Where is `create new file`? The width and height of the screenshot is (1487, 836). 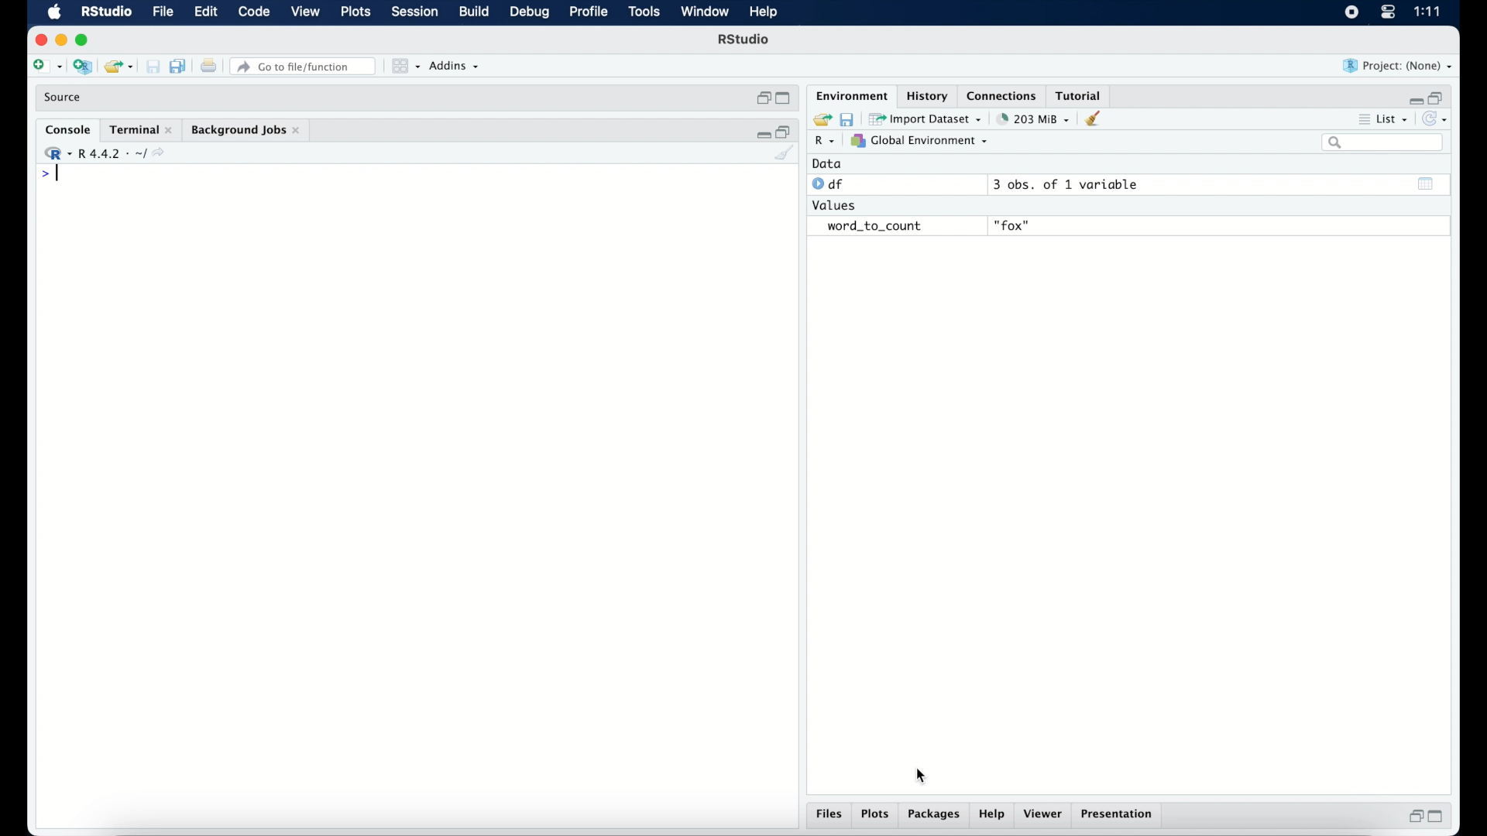
create new file is located at coordinates (46, 67).